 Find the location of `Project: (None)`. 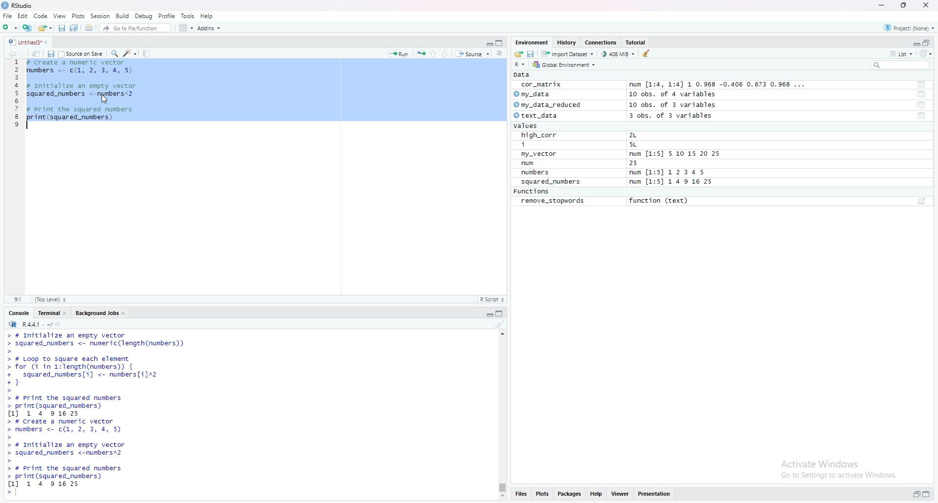

Project: (None) is located at coordinates (910, 27).